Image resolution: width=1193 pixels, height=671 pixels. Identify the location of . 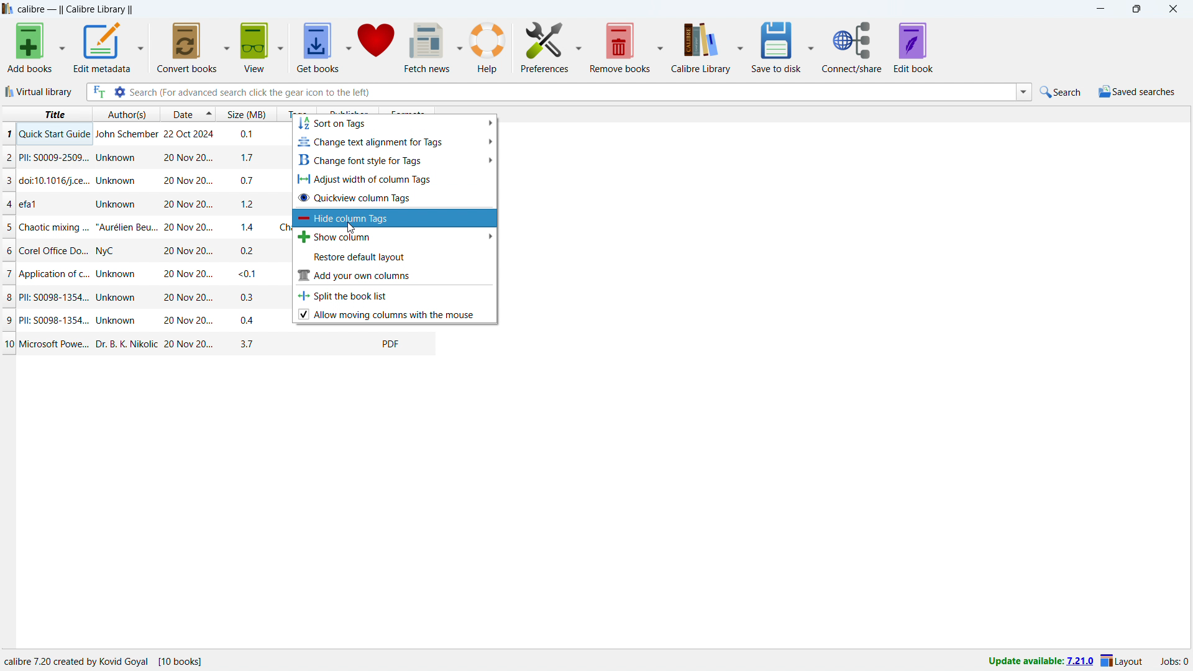
(427, 47).